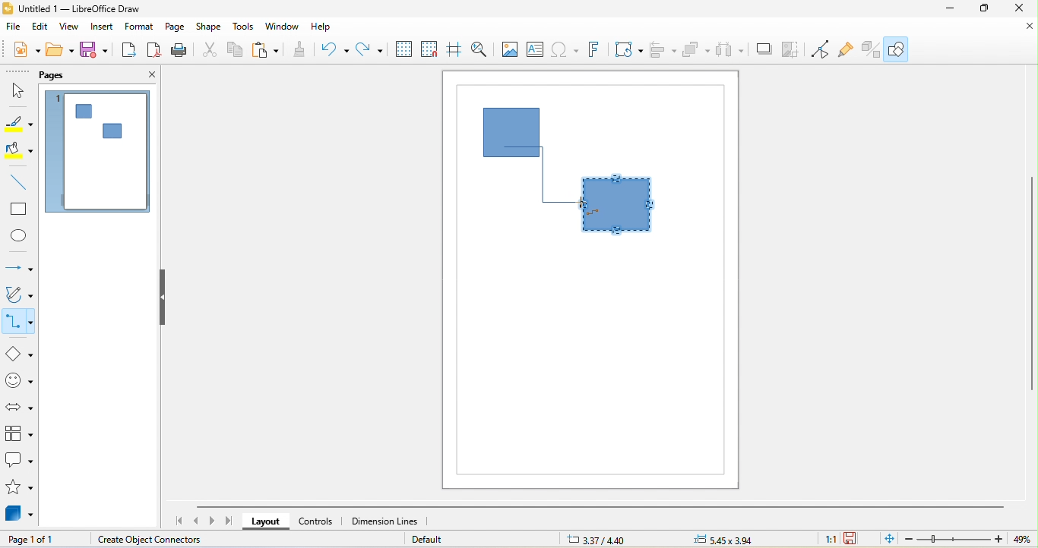 This screenshot has height=548, width=1038. Describe the element at coordinates (19, 150) in the screenshot. I see `fill color` at that location.